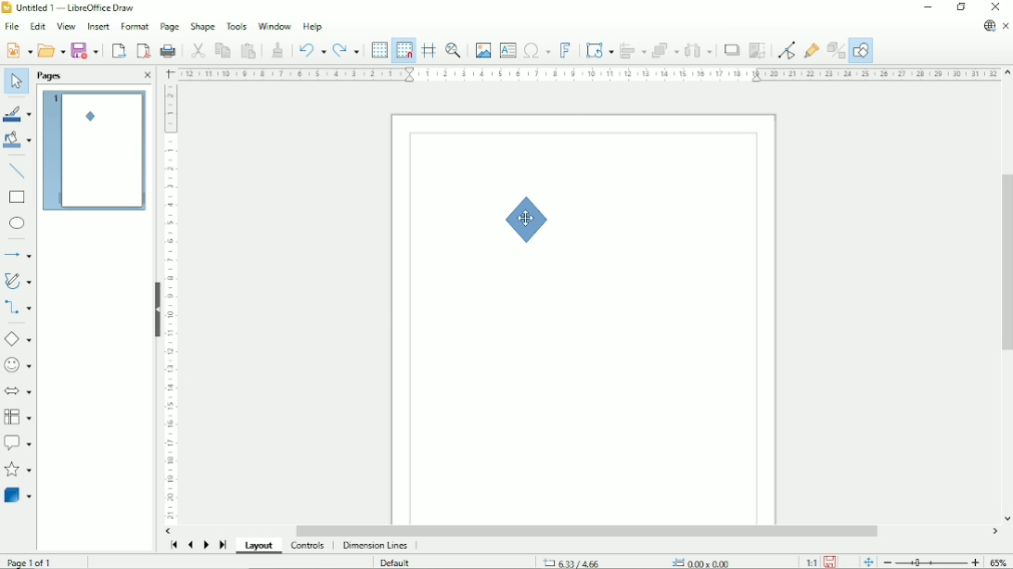 Image resolution: width=1013 pixels, height=569 pixels. I want to click on Close, so click(148, 75).